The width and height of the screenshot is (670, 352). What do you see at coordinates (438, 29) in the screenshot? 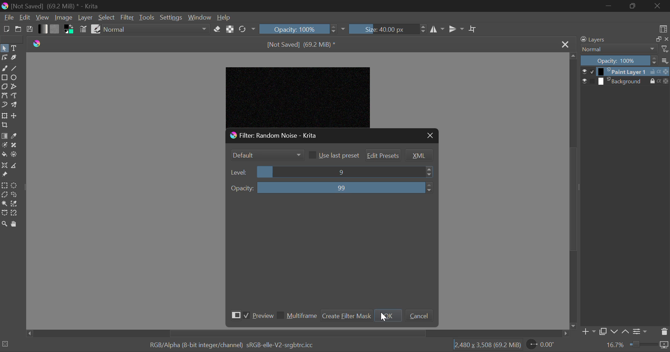
I see `Vertical Mirror Flip` at bounding box center [438, 29].